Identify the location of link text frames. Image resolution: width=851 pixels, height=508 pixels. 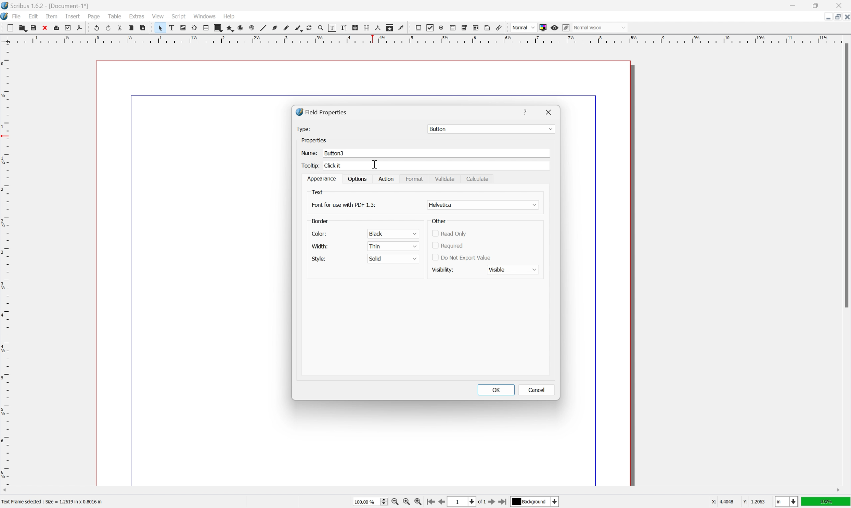
(355, 27).